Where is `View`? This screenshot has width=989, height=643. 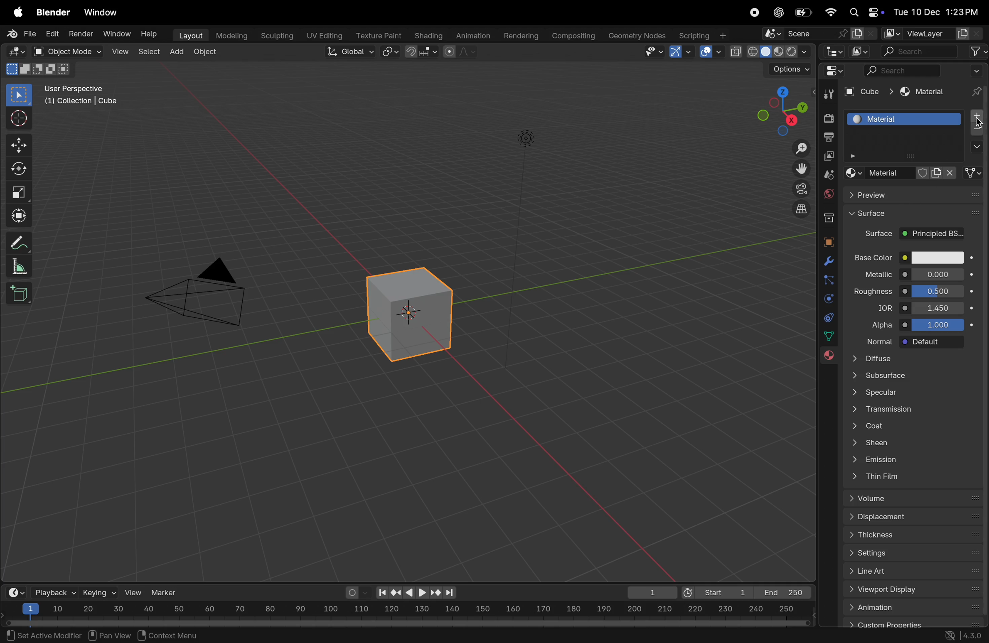
View is located at coordinates (119, 51).